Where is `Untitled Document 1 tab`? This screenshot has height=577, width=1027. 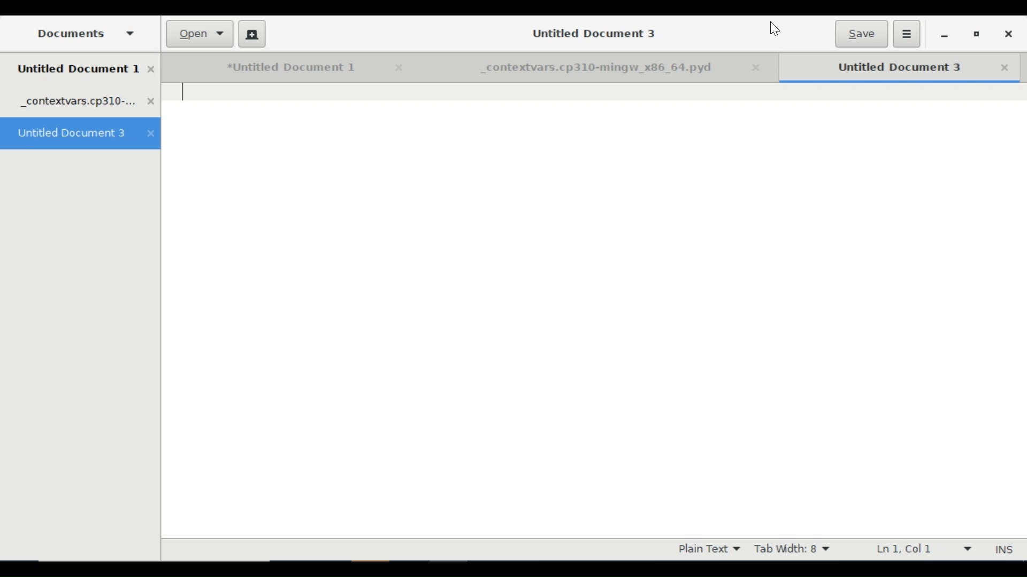 Untitled Document 1 tab is located at coordinates (87, 70).